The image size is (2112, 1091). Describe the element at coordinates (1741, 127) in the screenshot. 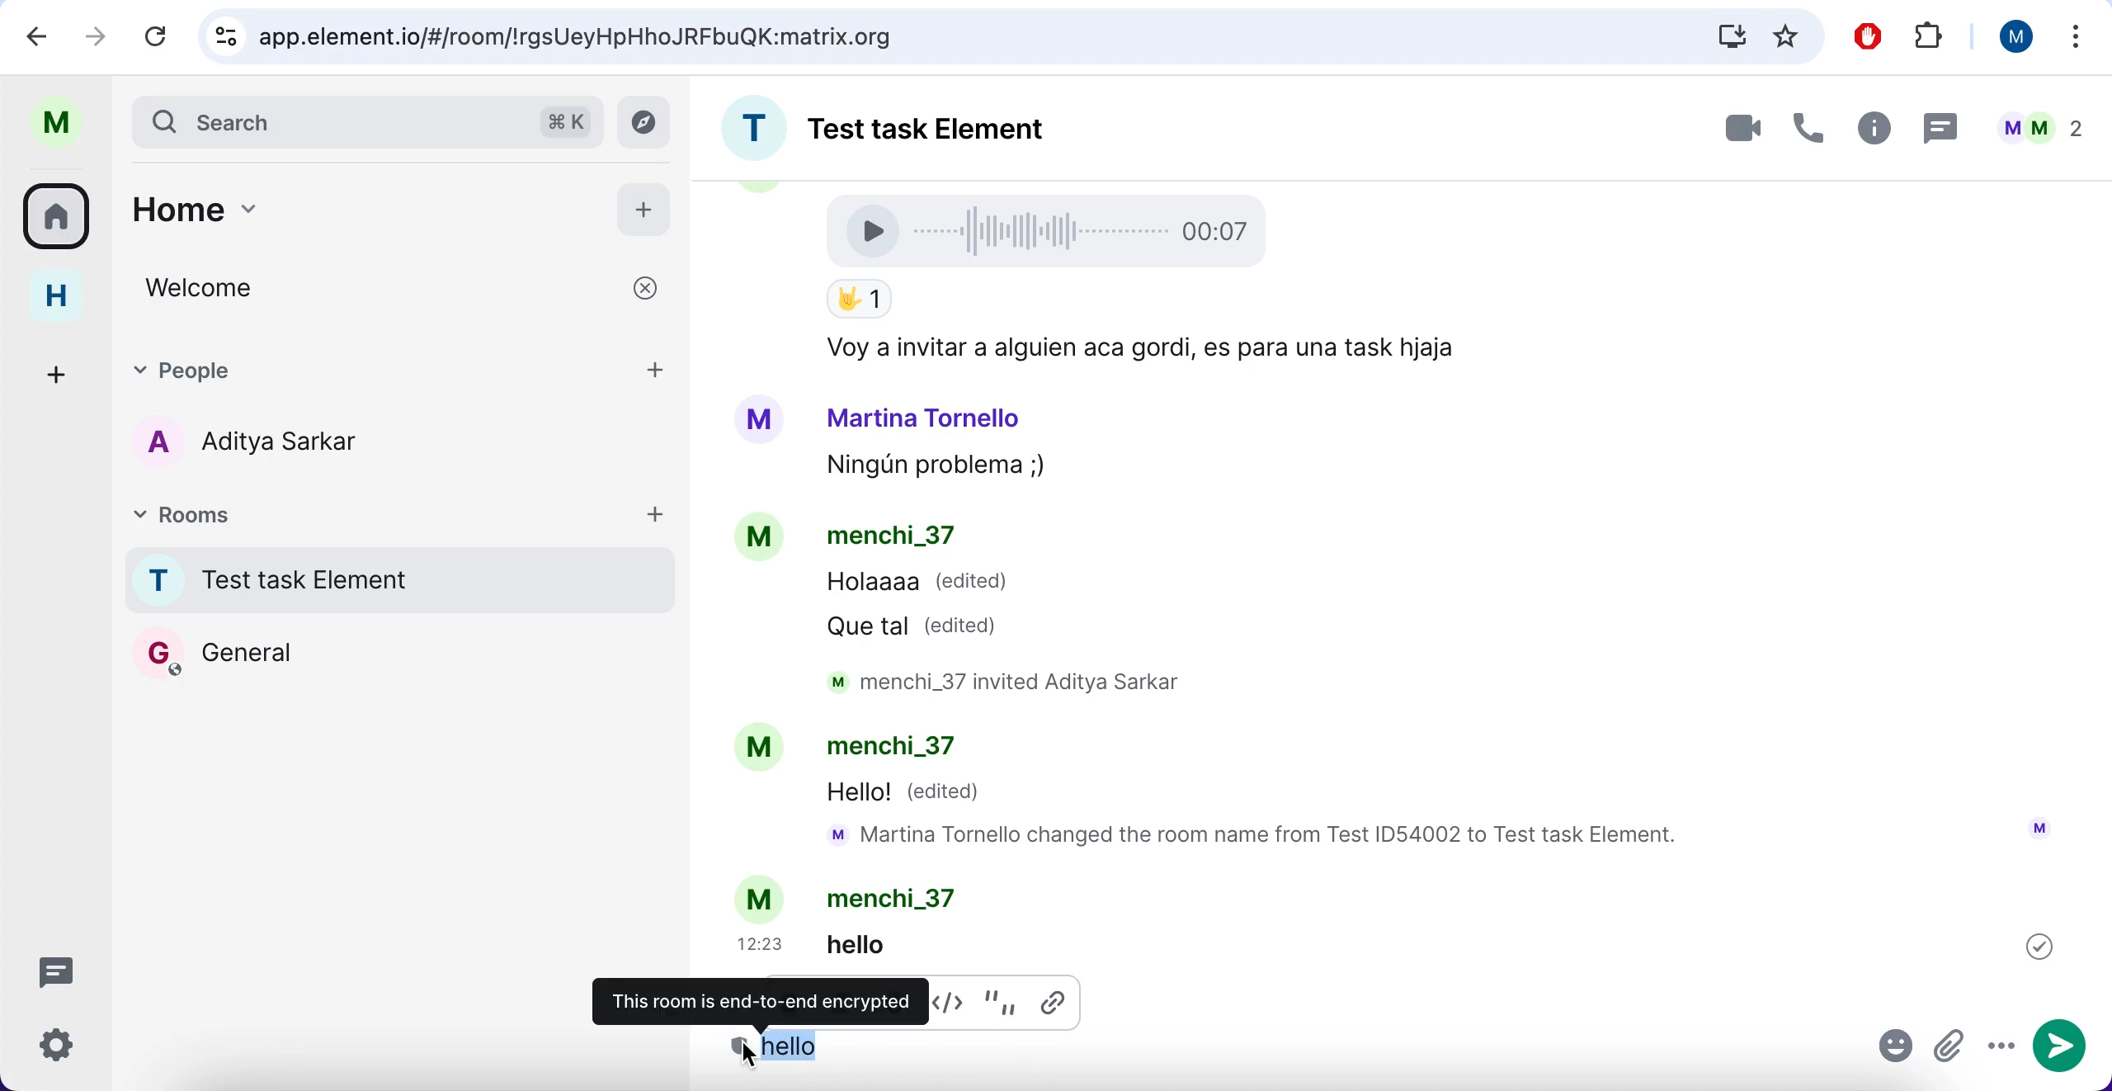

I see `videocall` at that location.